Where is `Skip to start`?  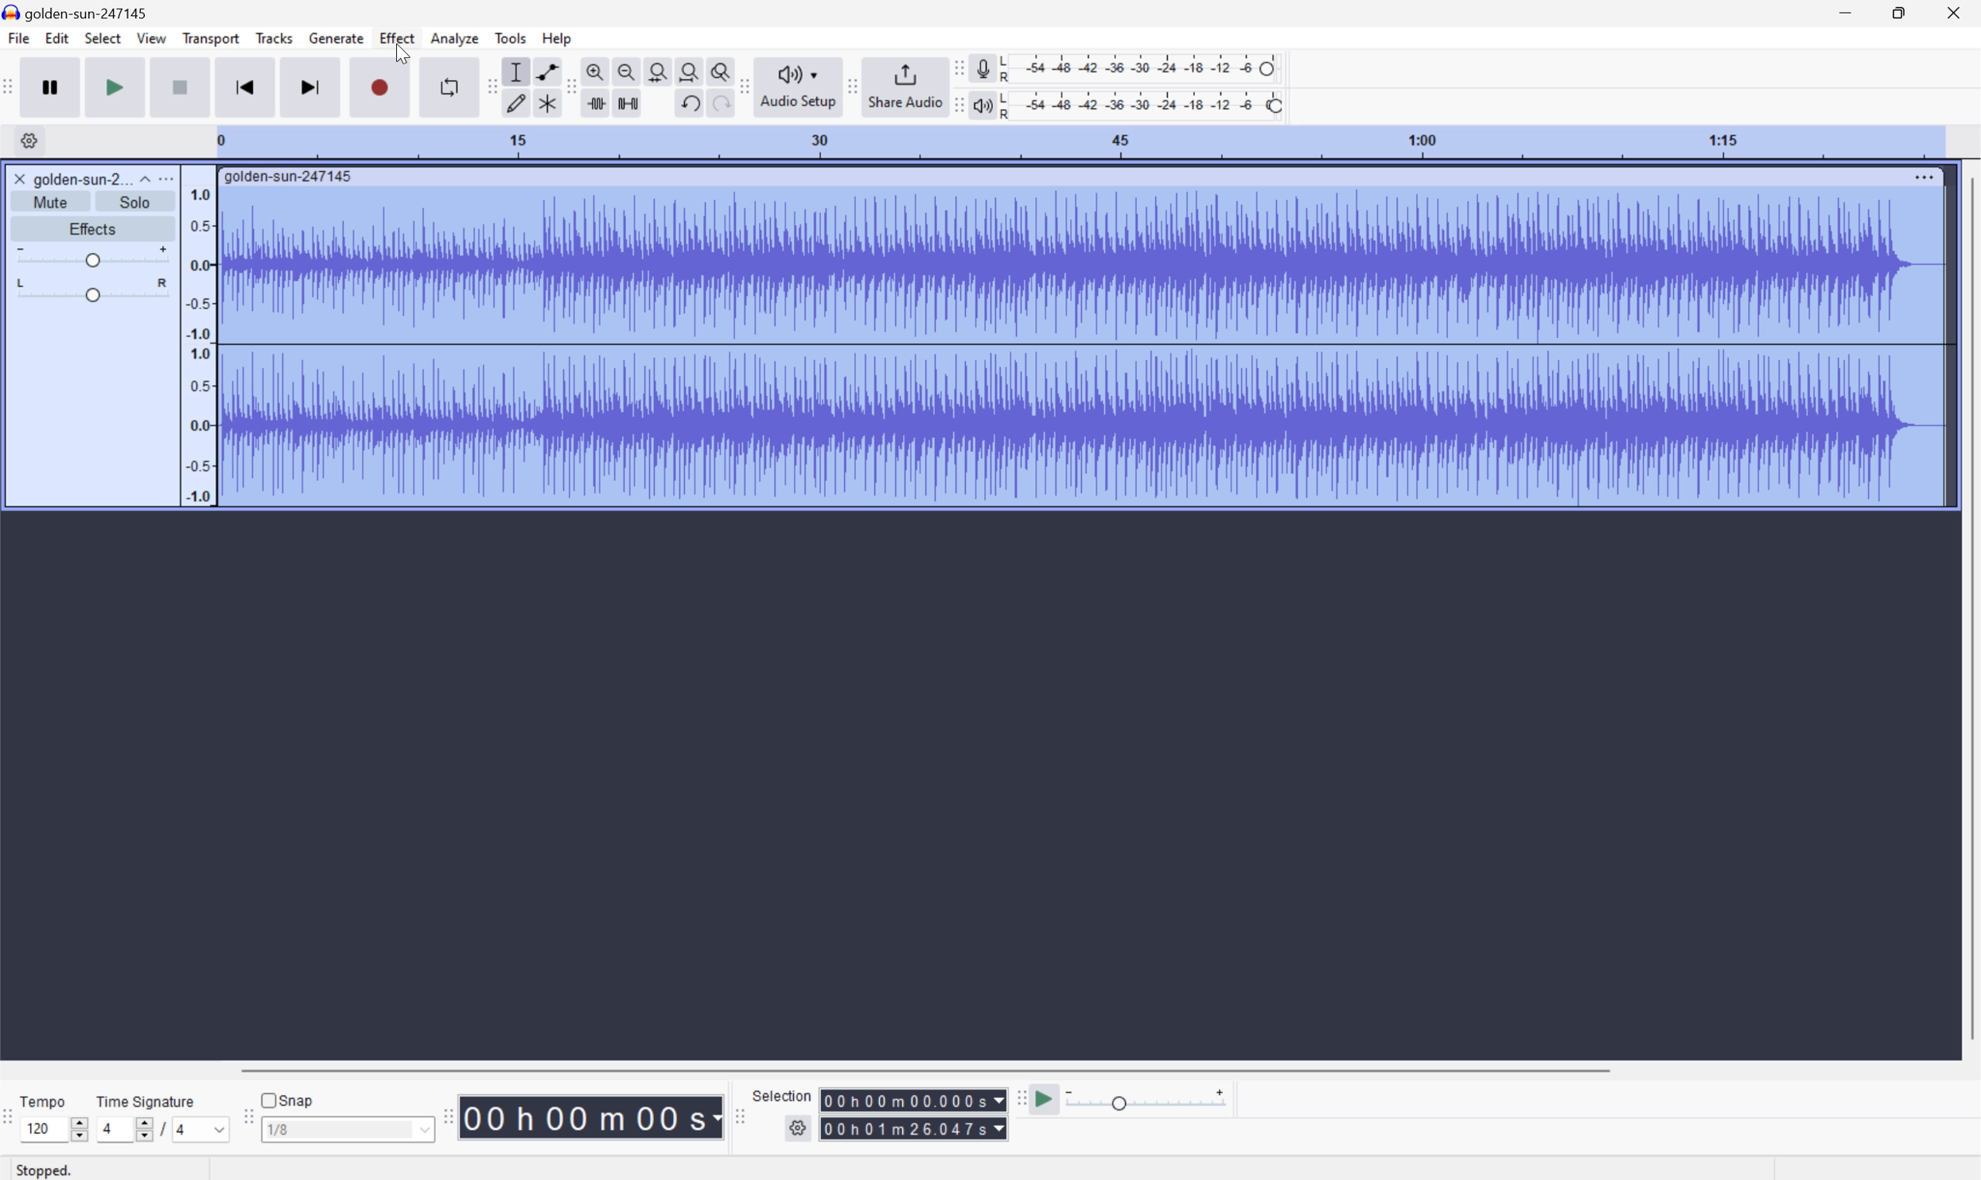 Skip to start is located at coordinates (244, 87).